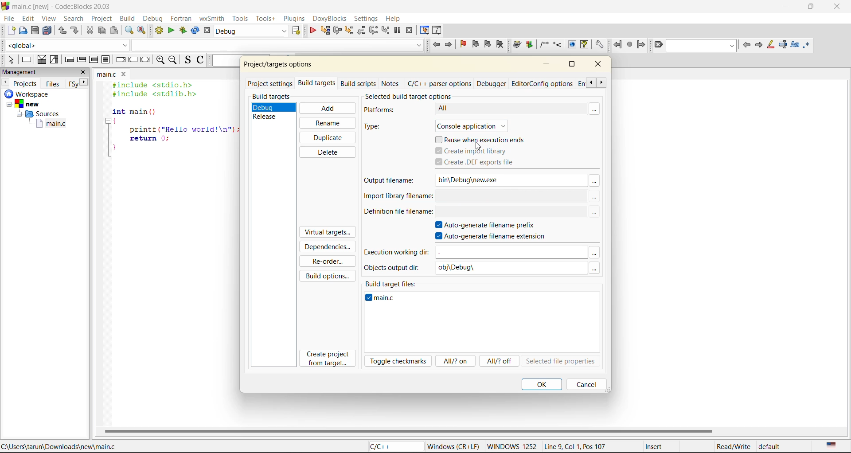  Describe the element at coordinates (90, 30) in the screenshot. I see `cut` at that location.